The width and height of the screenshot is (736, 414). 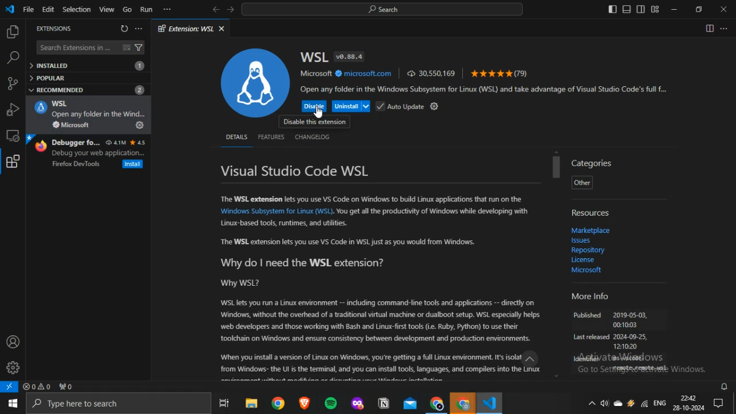 What do you see at coordinates (581, 183) in the screenshot?
I see `Other` at bounding box center [581, 183].